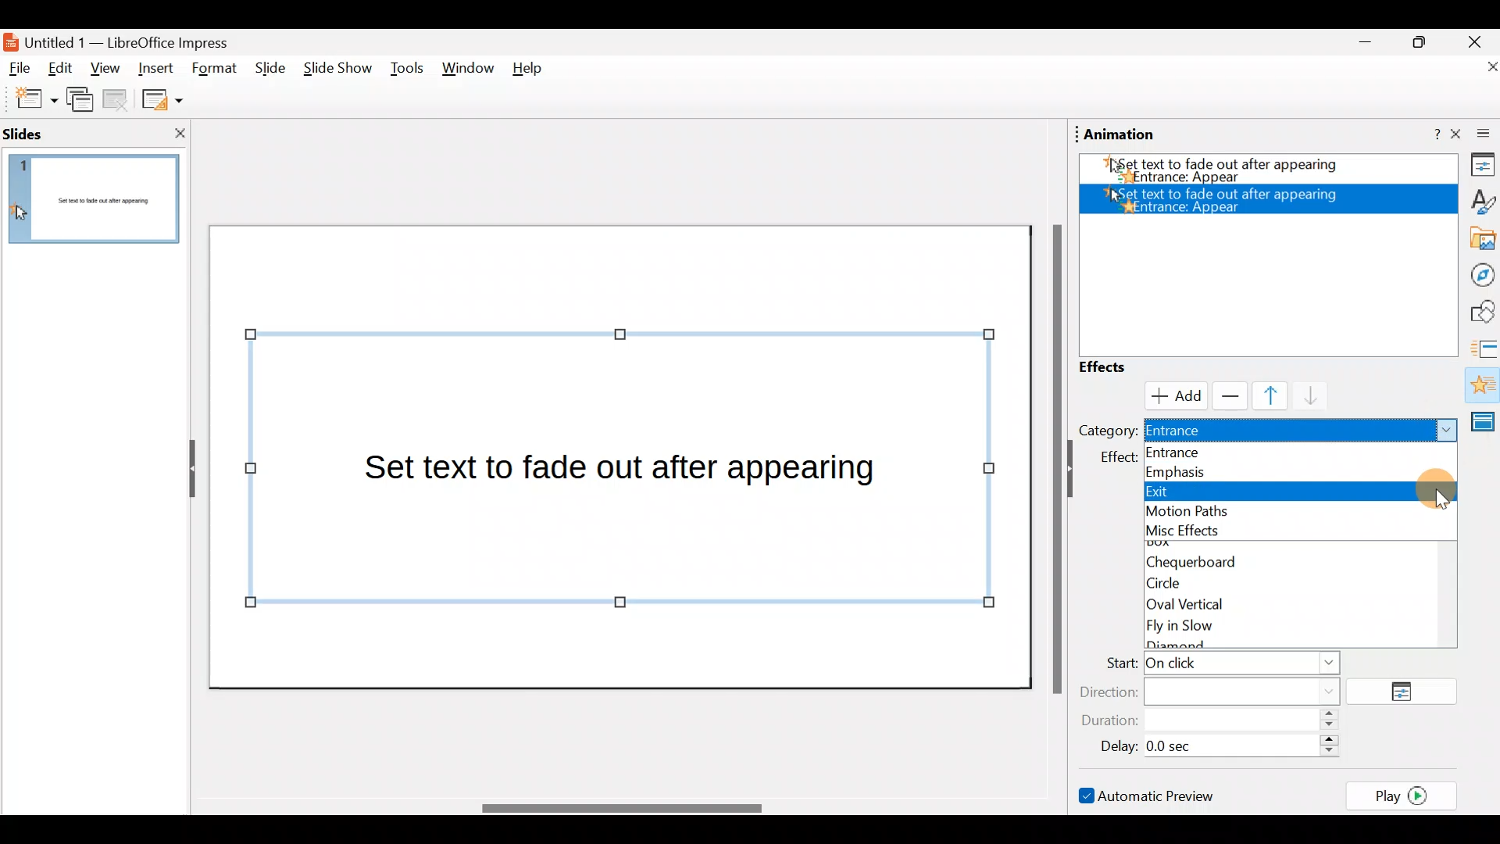  I want to click on Animation, so click(1481, 387).